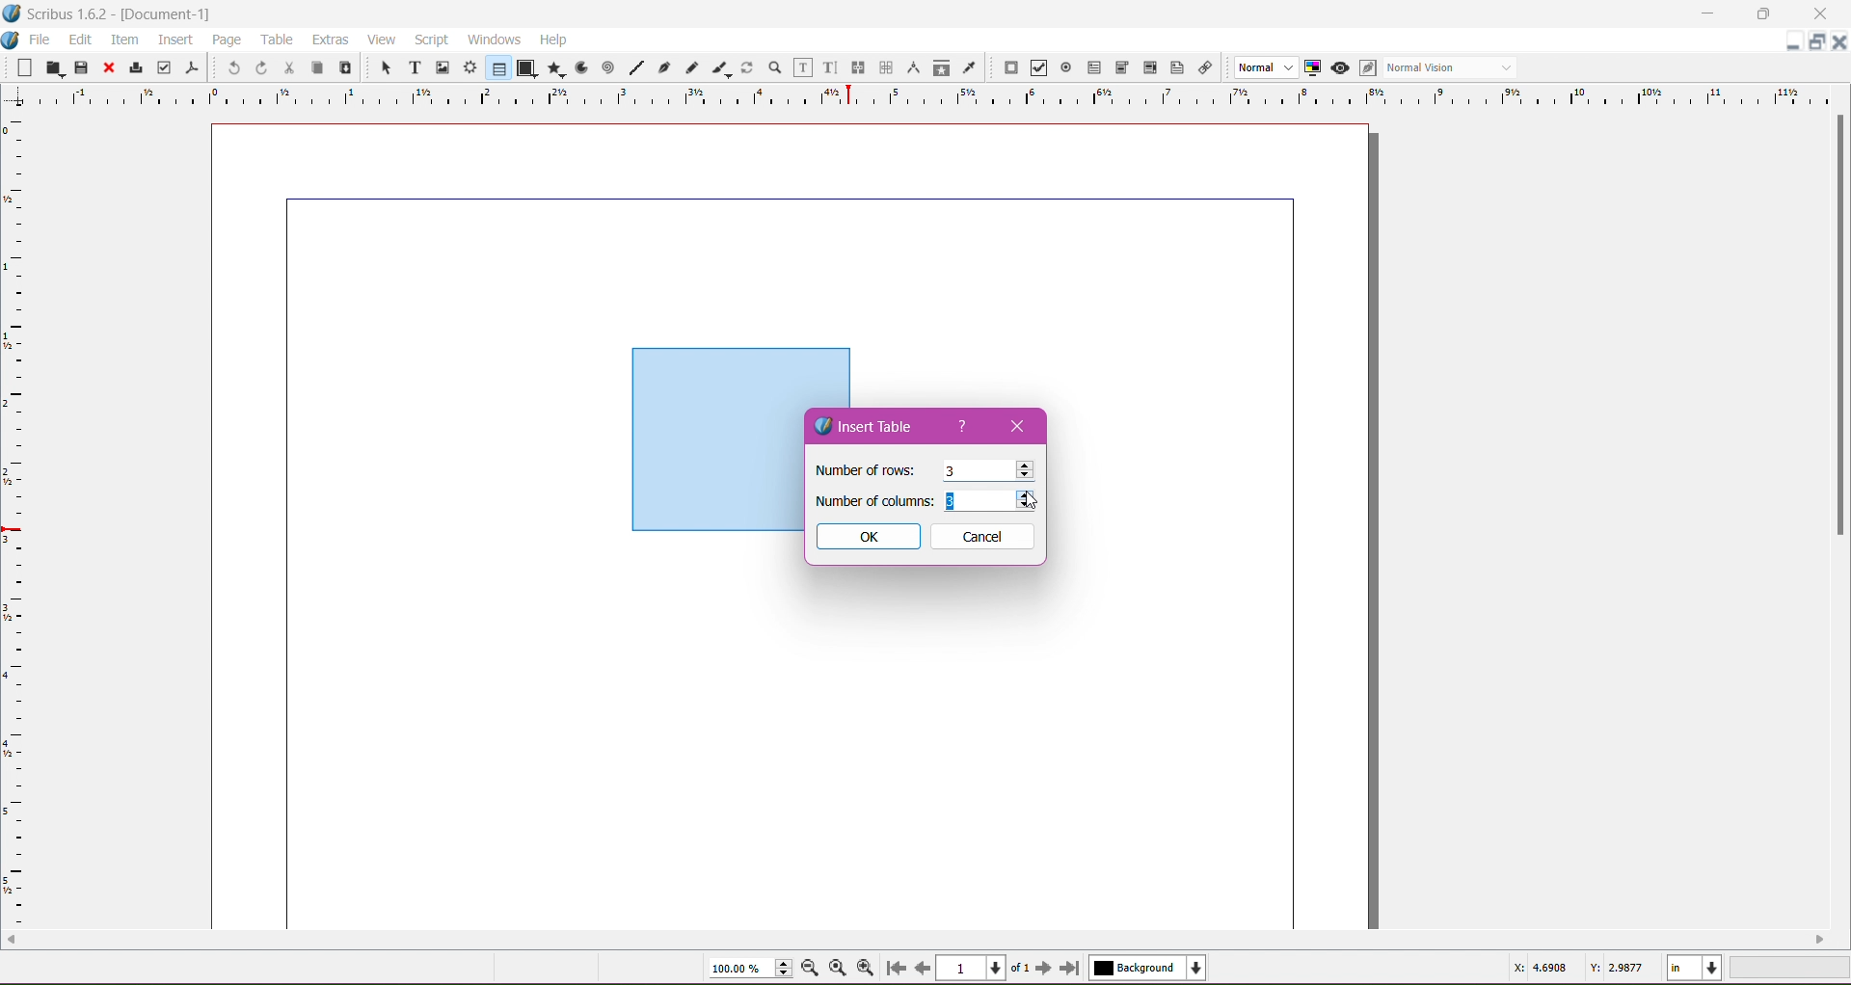 This screenshot has height=985, width=1851. Describe the element at coordinates (124, 40) in the screenshot. I see `Item` at that location.